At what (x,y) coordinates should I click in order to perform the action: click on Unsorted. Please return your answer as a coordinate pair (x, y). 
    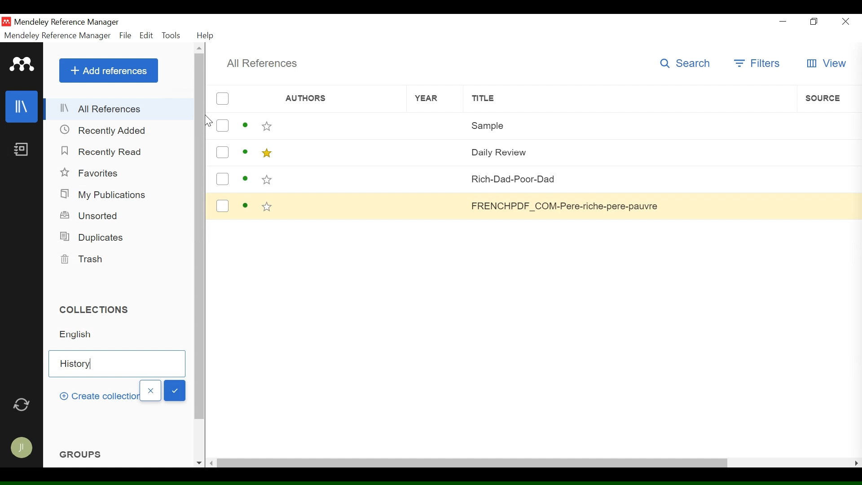
    Looking at the image, I should click on (91, 216).